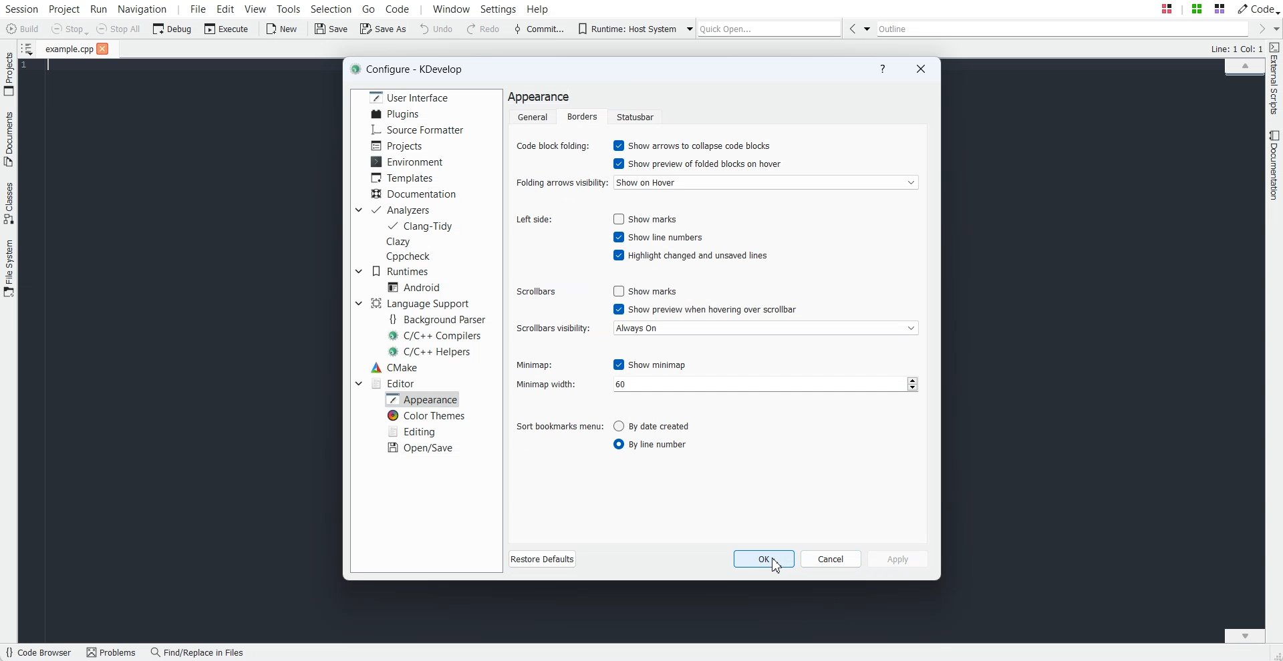 The width and height of the screenshot is (1283, 661). What do you see at coordinates (698, 164) in the screenshot?
I see `Enable show preview of folded blocks on hover` at bounding box center [698, 164].